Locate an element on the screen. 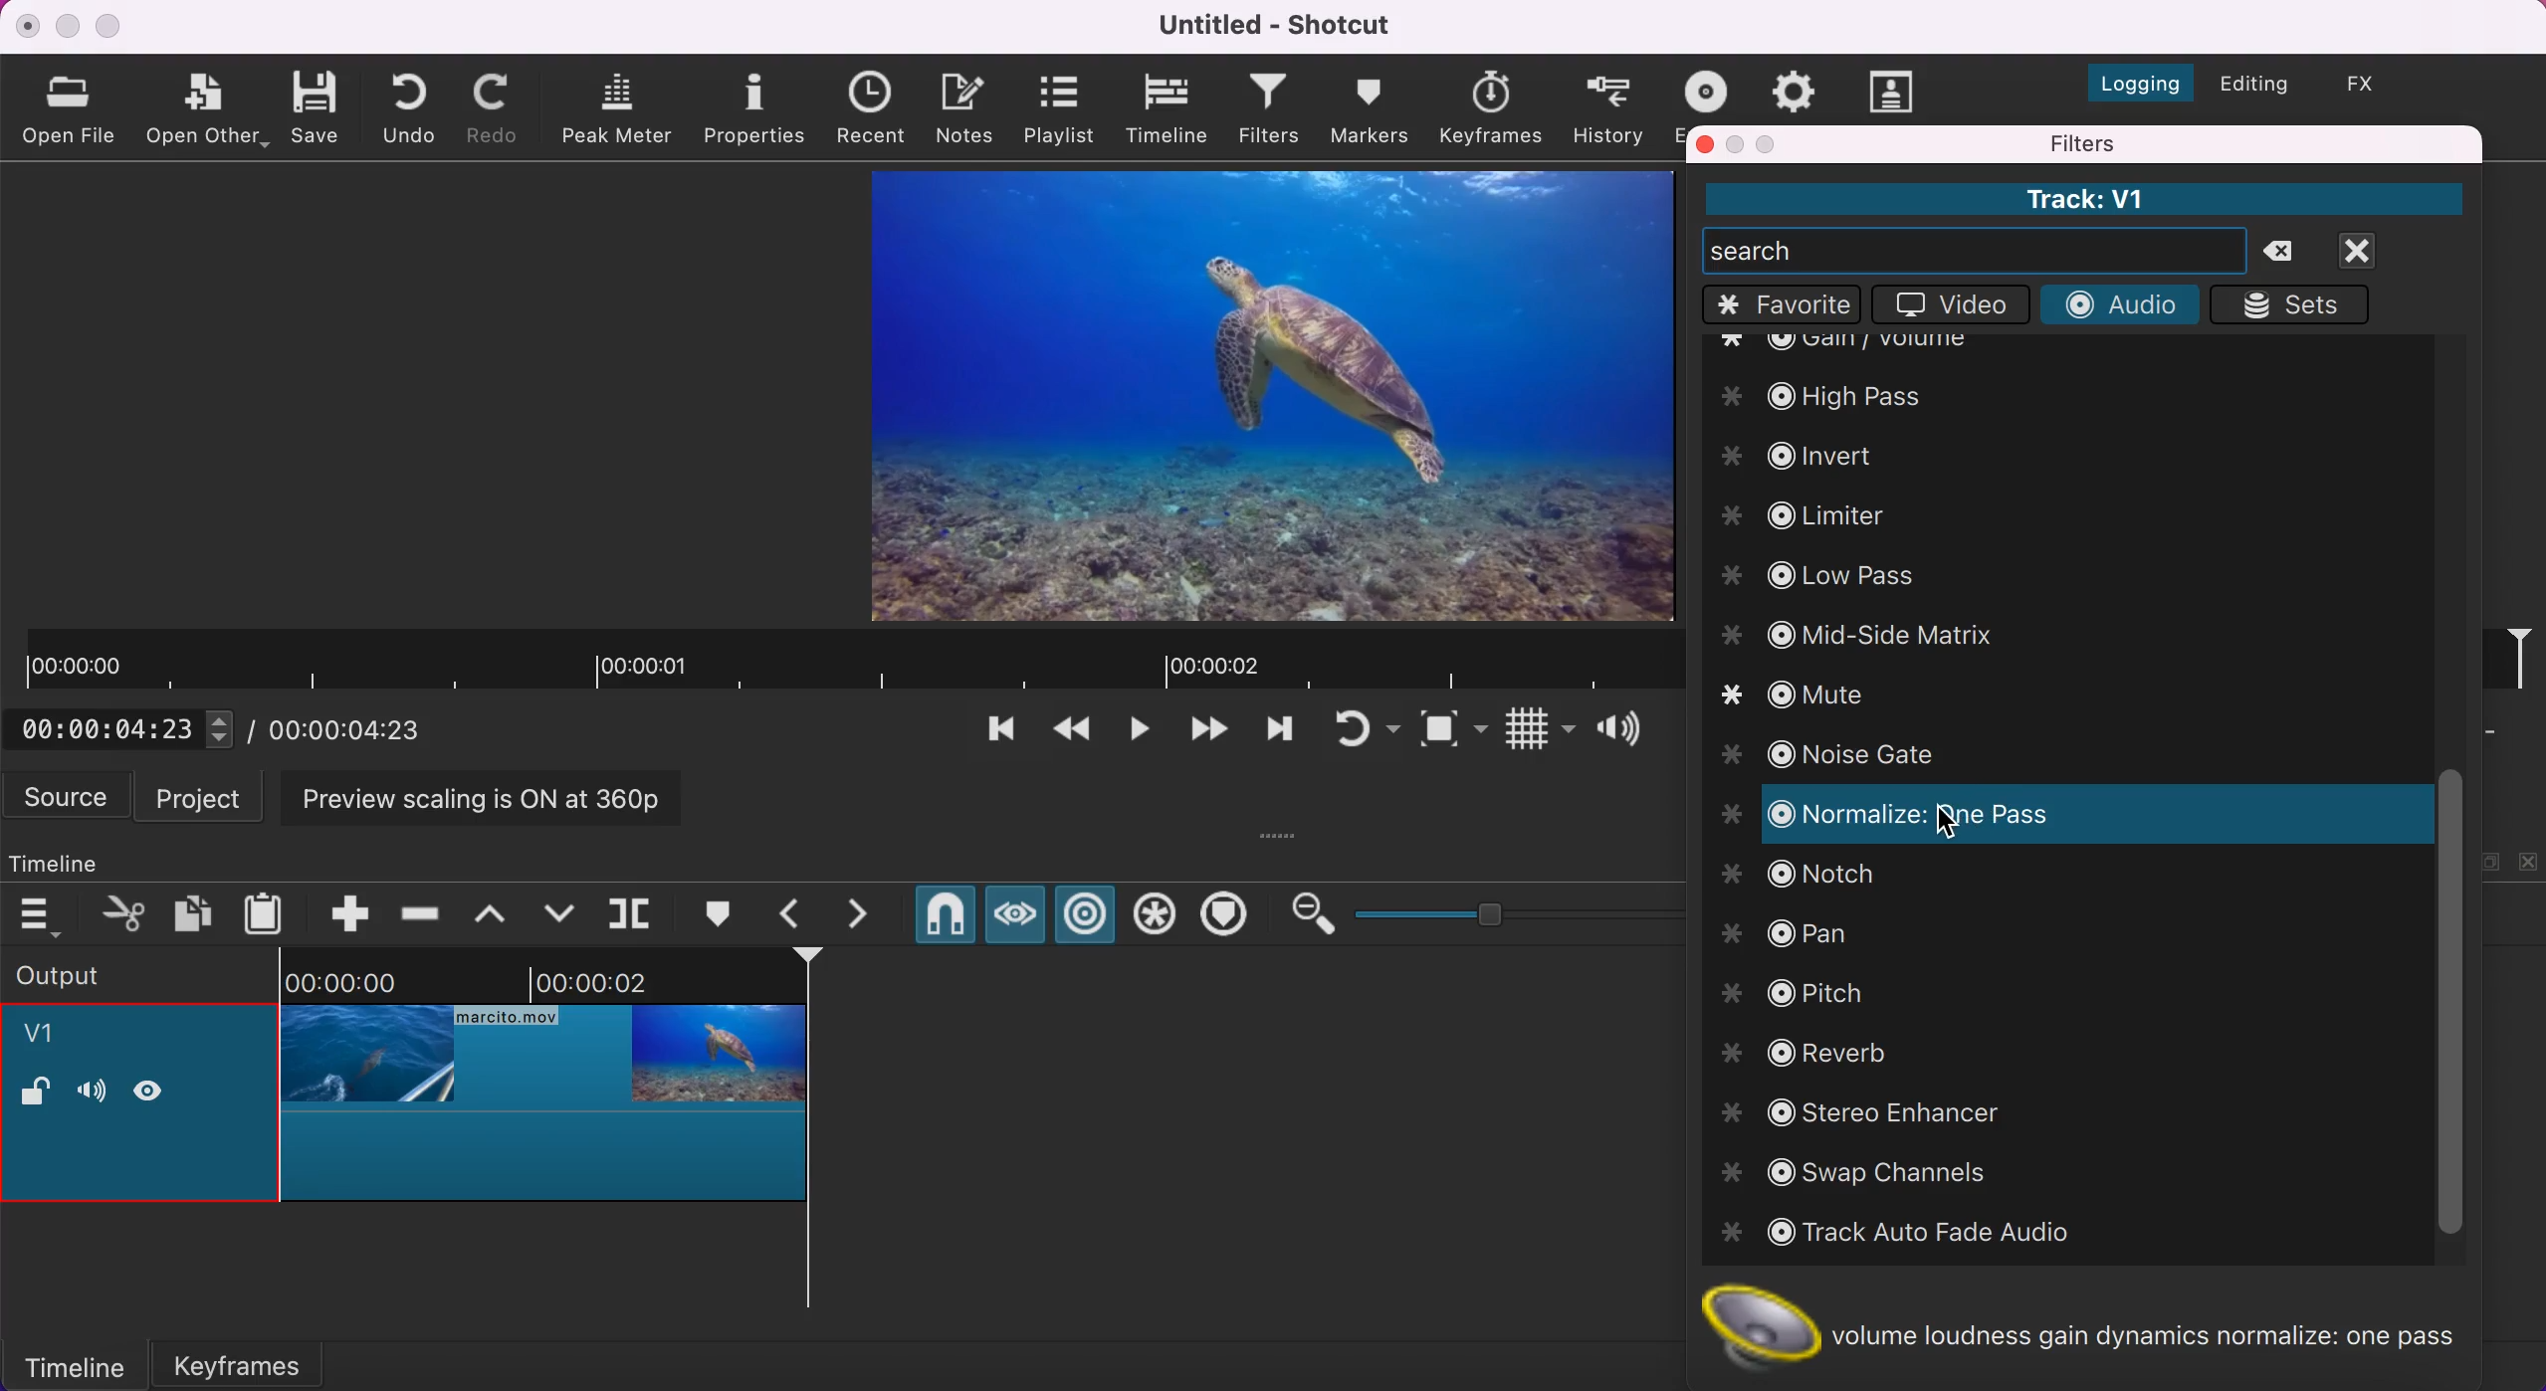 This screenshot has width=2546, height=1391. open file is located at coordinates (74, 107).